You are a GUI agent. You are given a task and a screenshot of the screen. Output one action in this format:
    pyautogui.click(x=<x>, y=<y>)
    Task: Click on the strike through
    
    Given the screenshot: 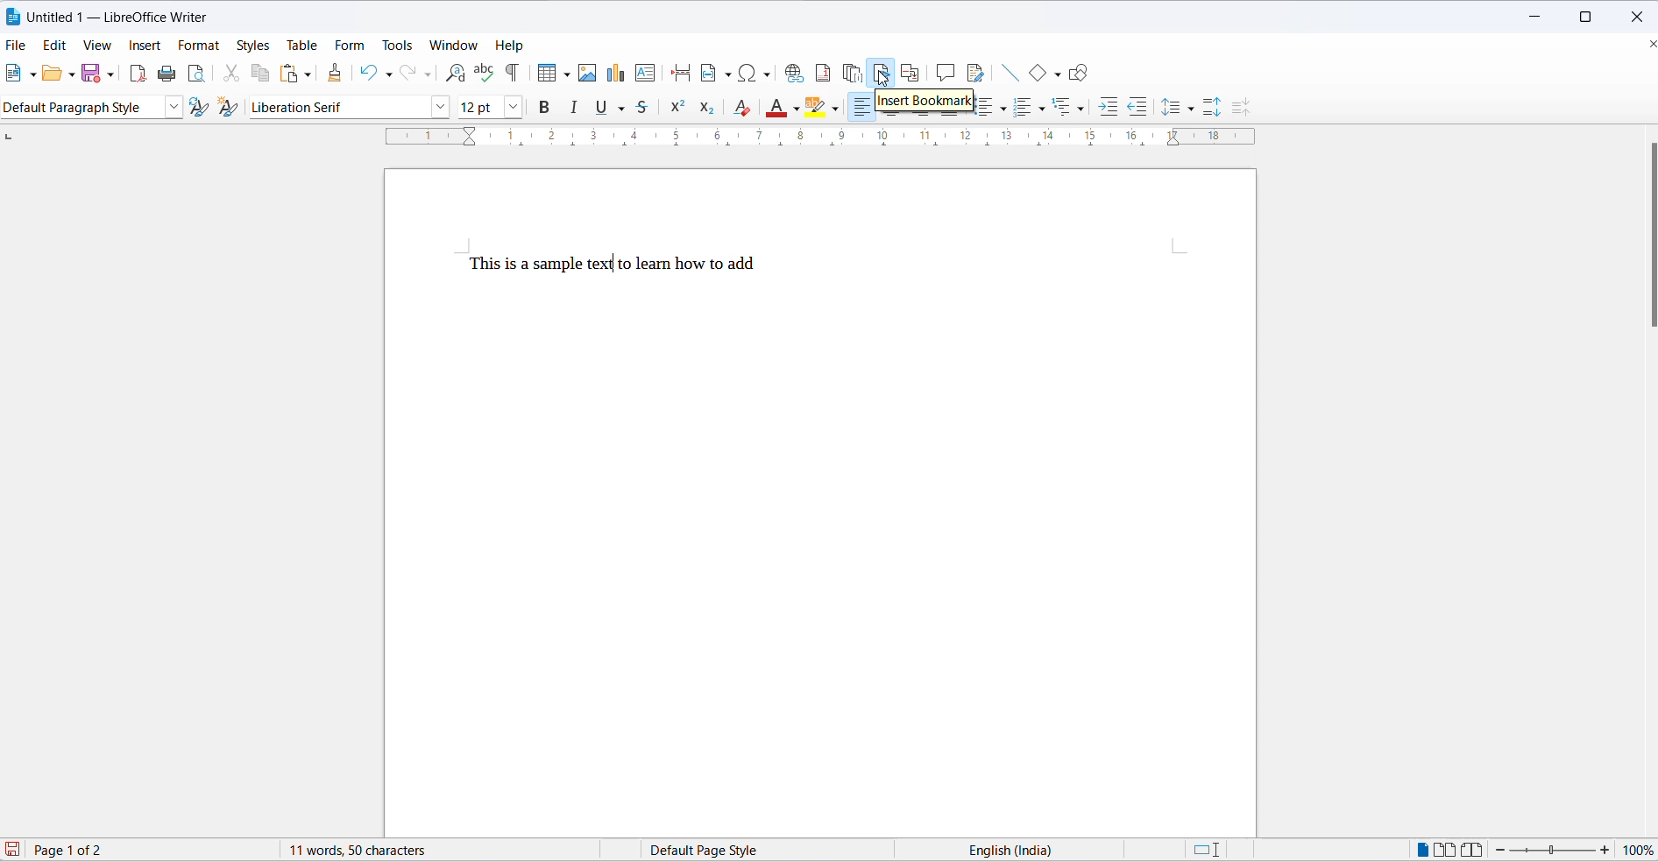 What is the action you would take?
    pyautogui.click(x=648, y=110)
    